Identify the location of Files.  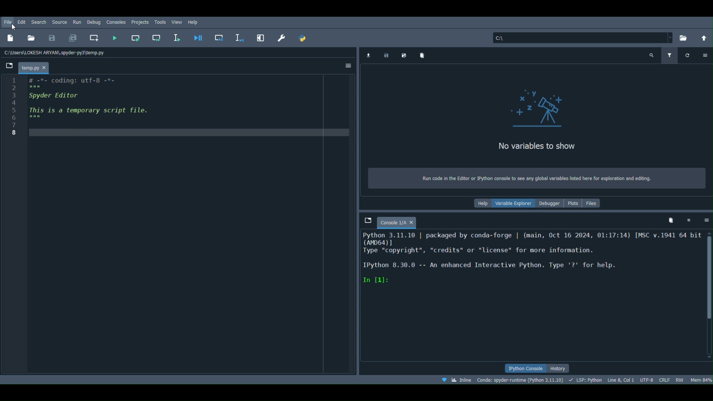
(595, 203).